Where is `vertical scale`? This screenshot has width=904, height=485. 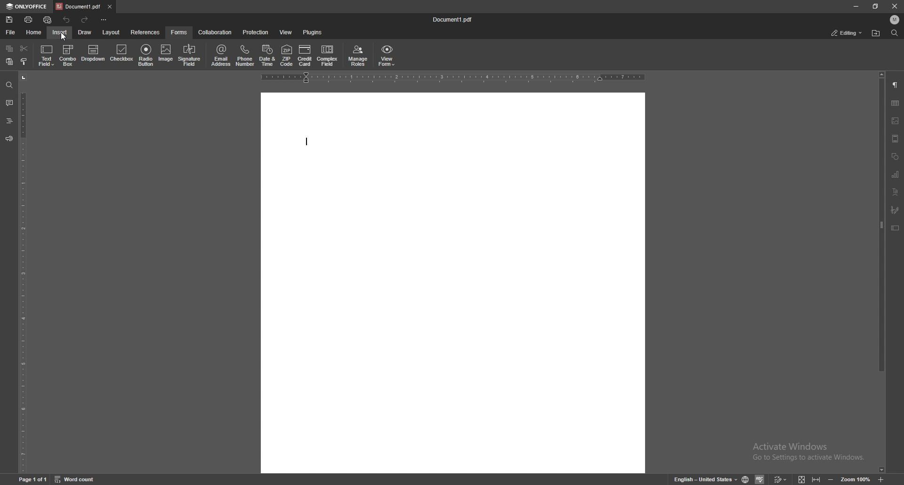
vertical scale is located at coordinates (23, 272).